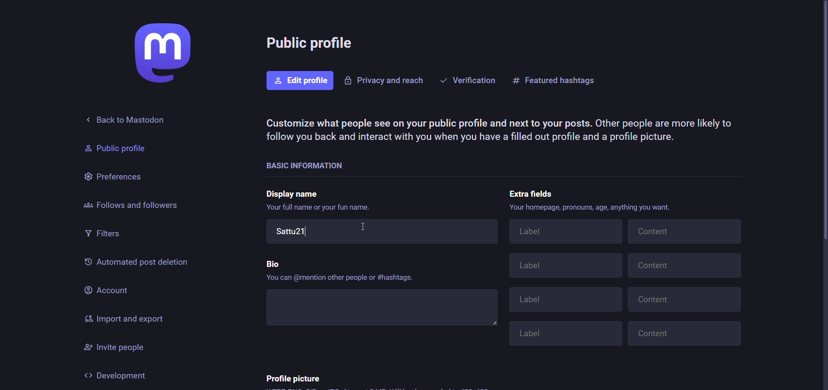  I want to click on back to mastodon, so click(134, 119).